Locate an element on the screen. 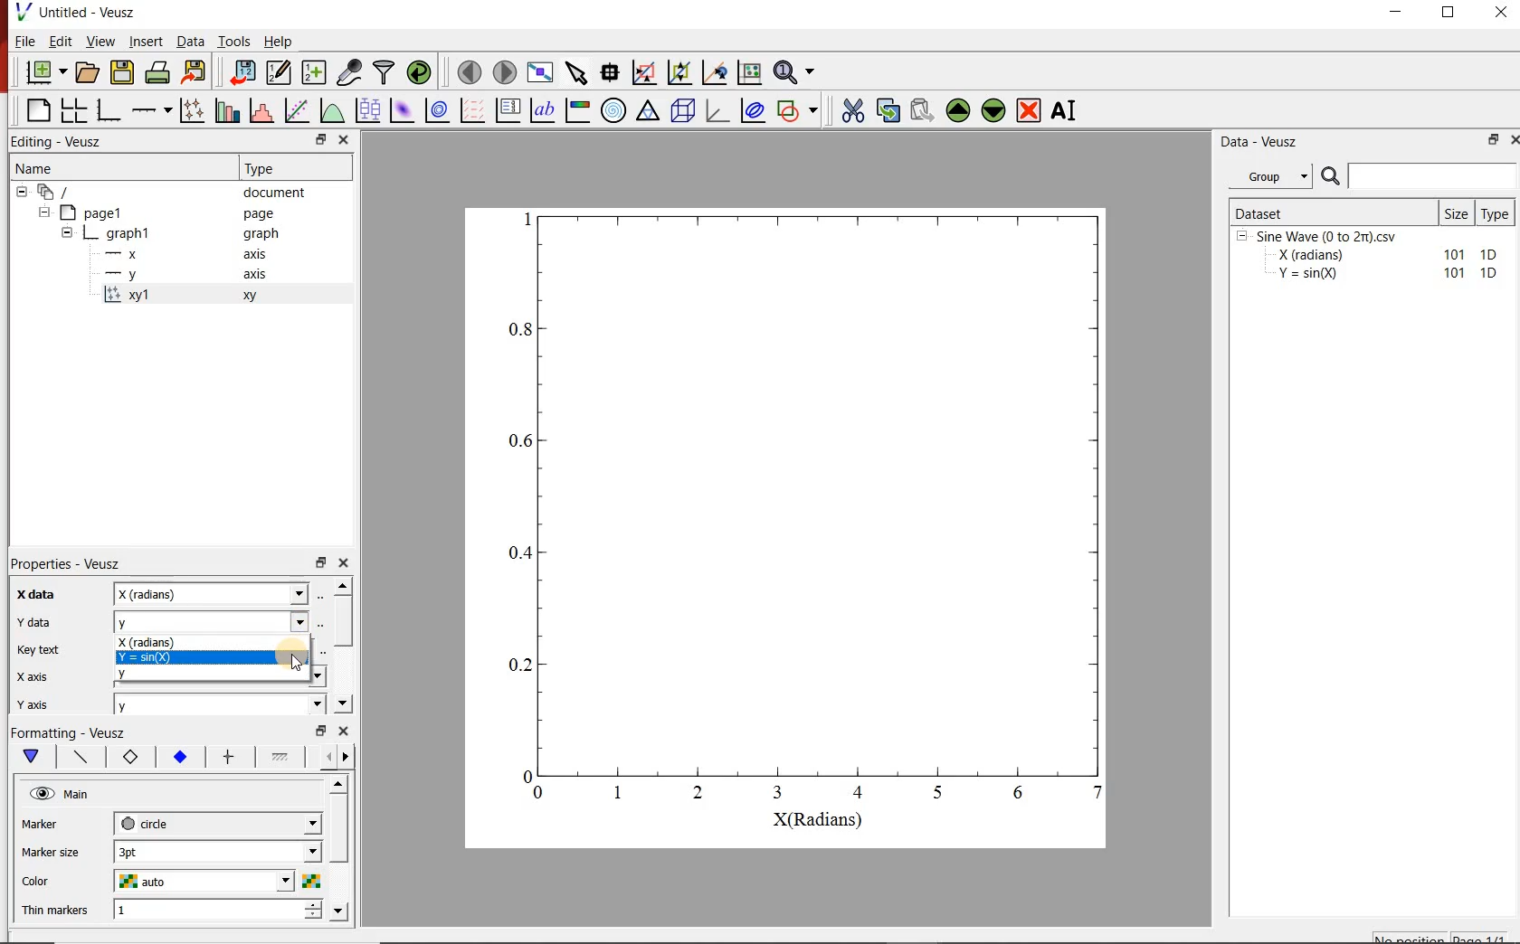 The width and height of the screenshot is (1520, 944). down arrow is located at coordinates (30, 757).